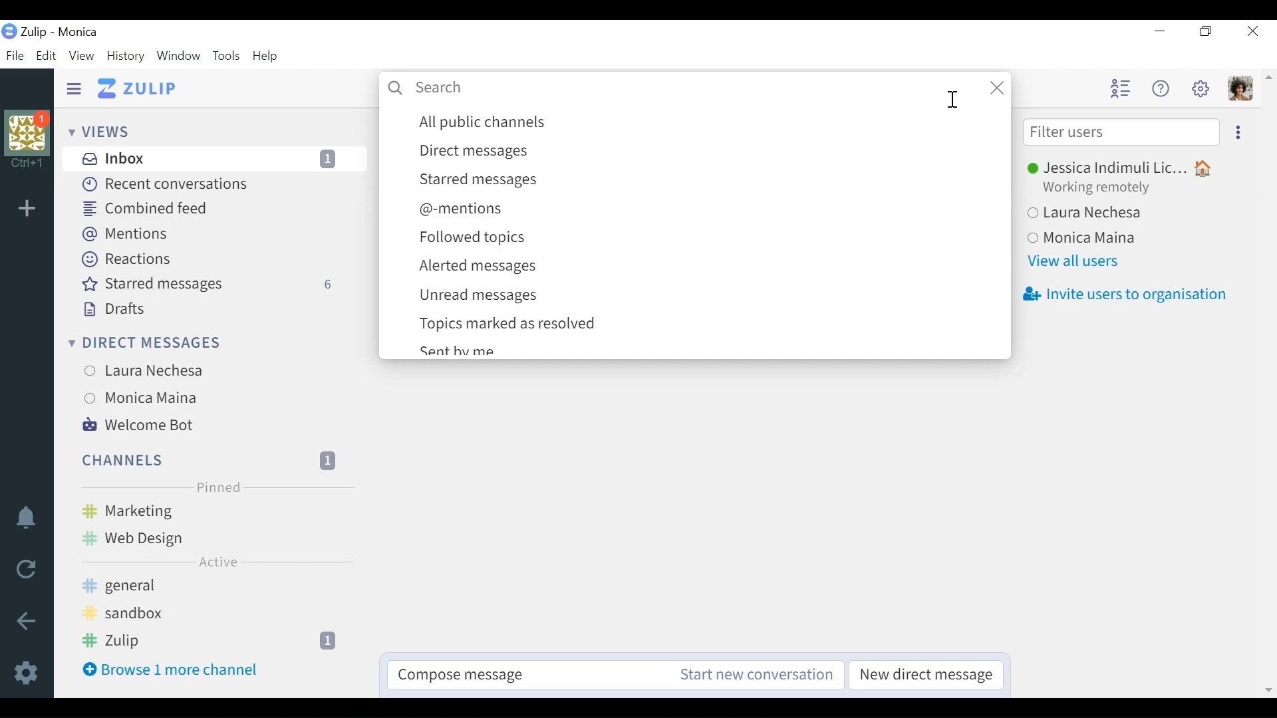  Describe the element at coordinates (26, 673) in the screenshot. I see `Settings` at that location.